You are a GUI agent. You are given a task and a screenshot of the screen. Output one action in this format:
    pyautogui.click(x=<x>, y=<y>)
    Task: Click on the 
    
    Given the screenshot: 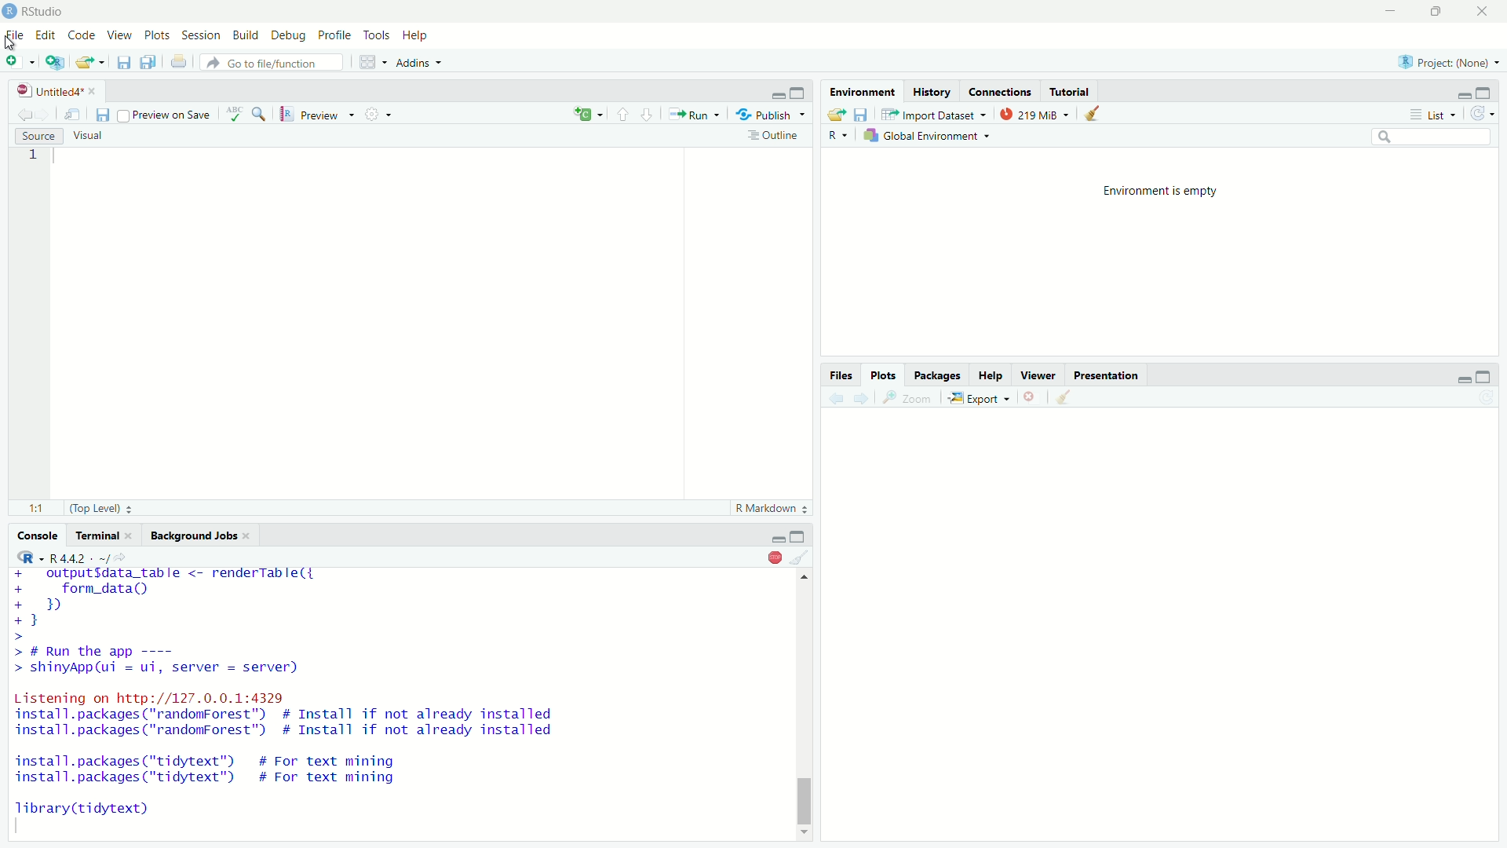 What is the action you would take?
    pyautogui.click(x=777, y=535)
    